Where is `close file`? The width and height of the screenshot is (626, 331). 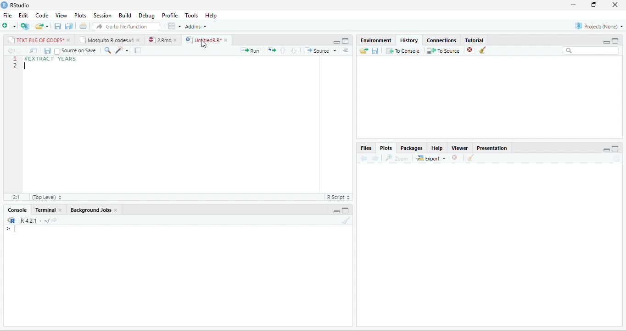
close file is located at coordinates (471, 50).